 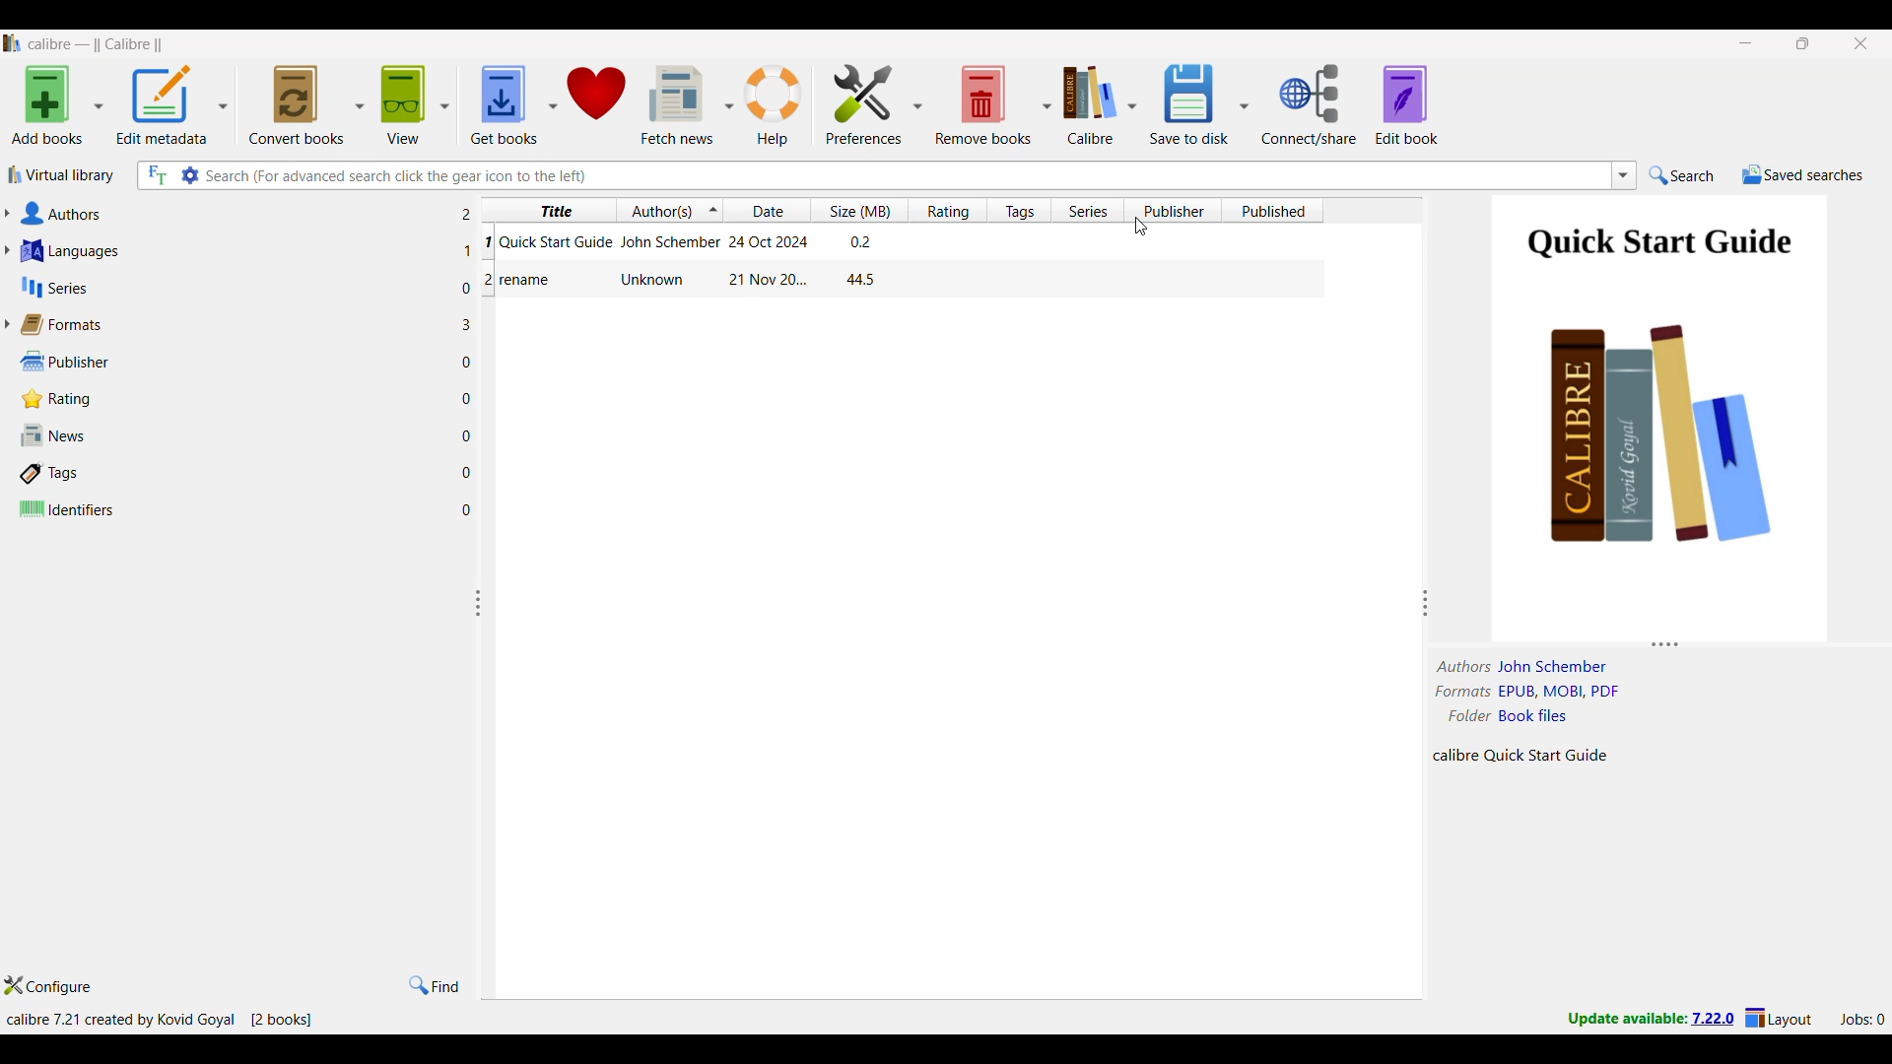 What do you see at coordinates (595, 104) in the screenshot?
I see `Donate to software` at bounding box center [595, 104].